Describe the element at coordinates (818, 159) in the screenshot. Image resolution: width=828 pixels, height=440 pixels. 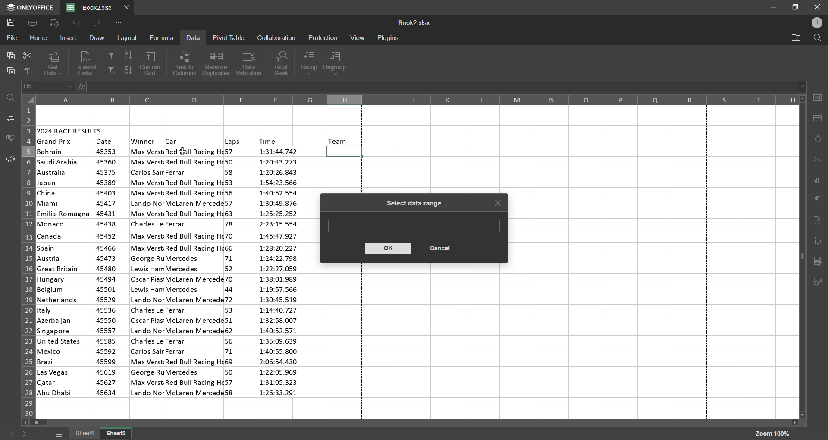
I see `images` at that location.